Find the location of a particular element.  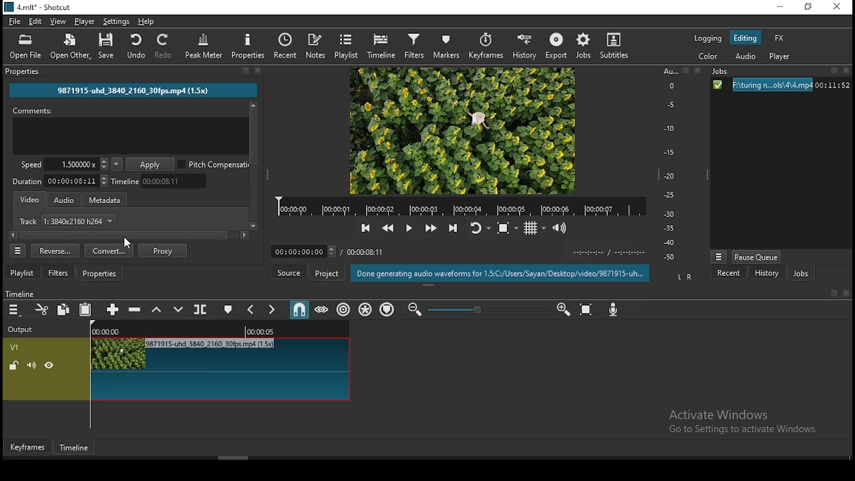

keyframes is located at coordinates (28, 448).